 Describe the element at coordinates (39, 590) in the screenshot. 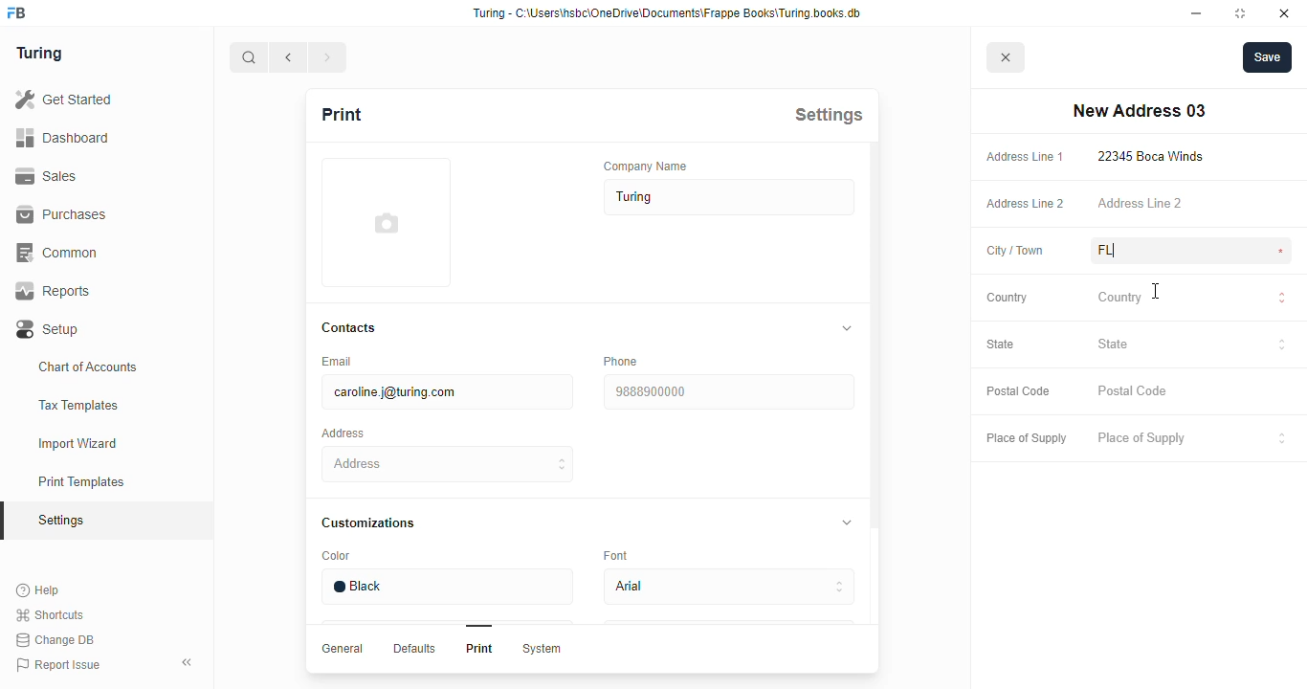

I see `help` at that location.